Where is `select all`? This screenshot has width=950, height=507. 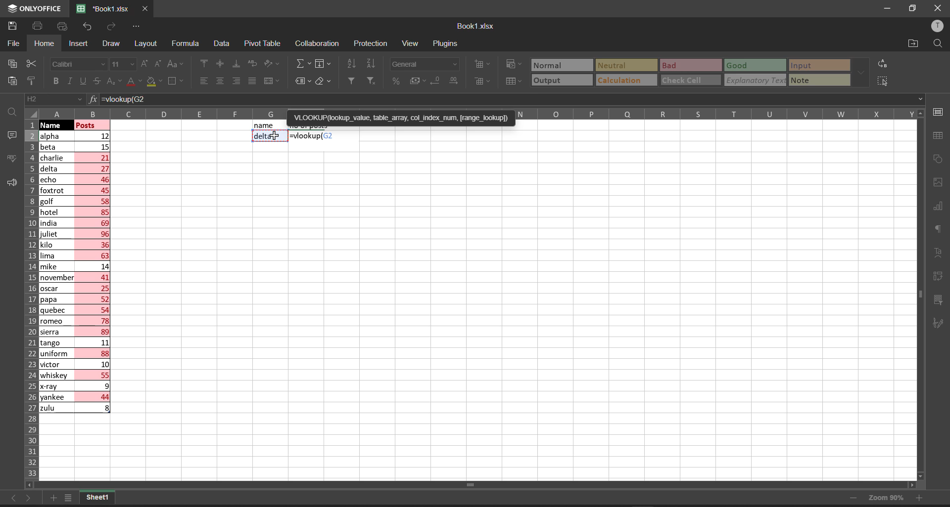 select all is located at coordinates (32, 113).